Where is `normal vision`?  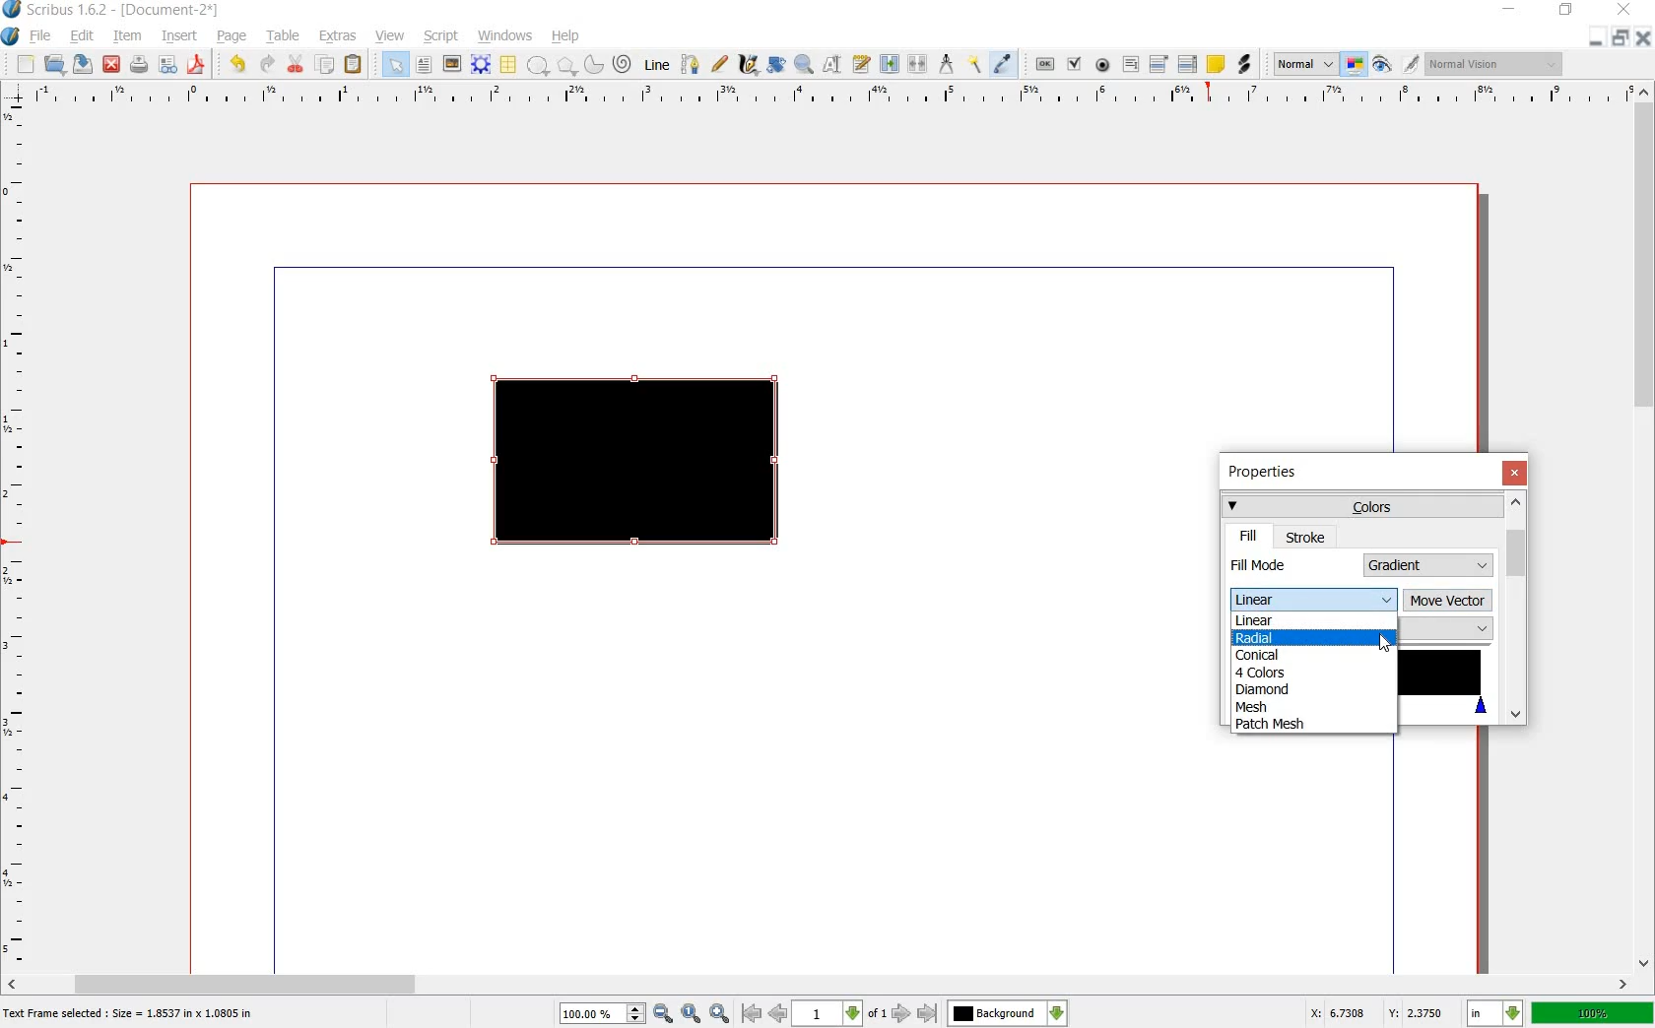
normal vision is located at coordinates (1497, 63).